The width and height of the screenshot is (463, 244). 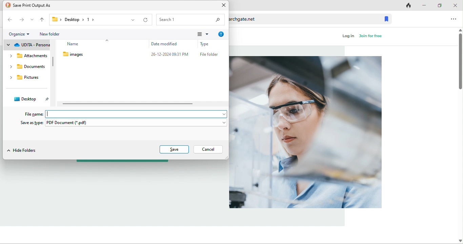 What do you see at coordinates (30, 100) in the screenshot?
I see `desktop` at bounding box center [30, 100].